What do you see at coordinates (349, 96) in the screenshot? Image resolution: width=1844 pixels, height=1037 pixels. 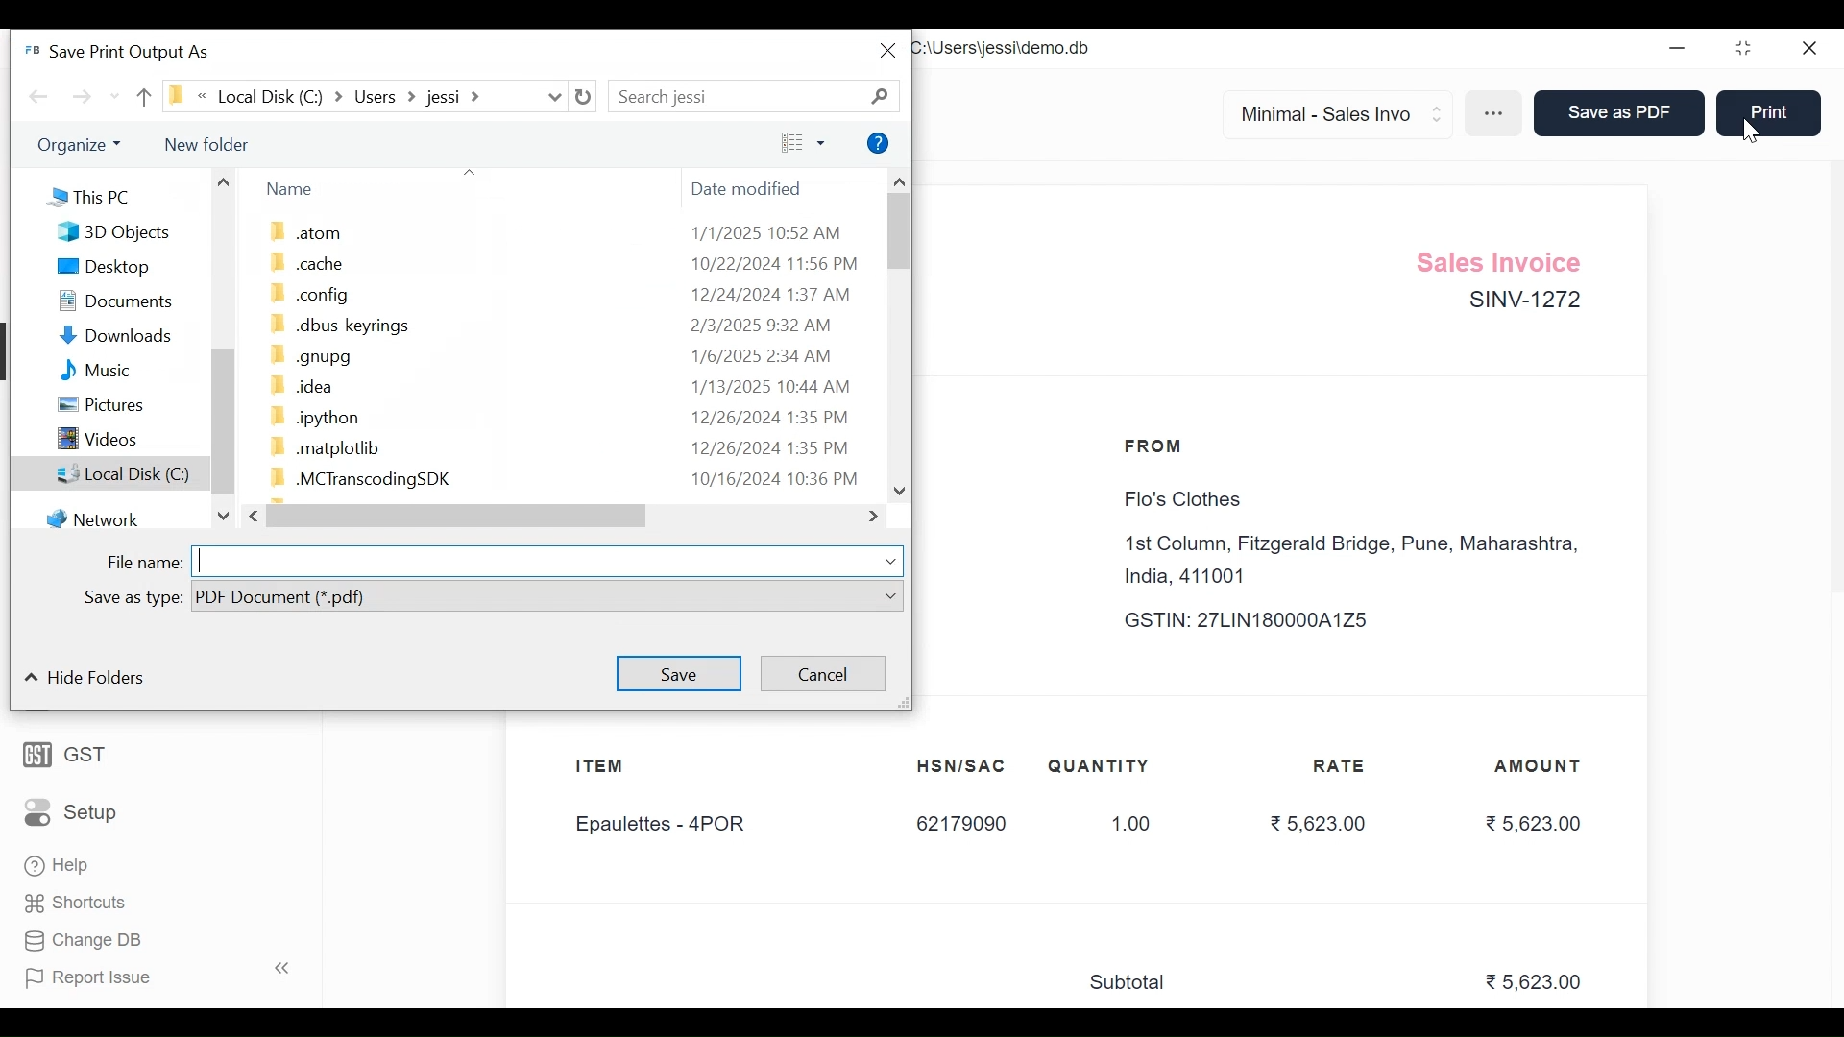 I see `Local Disk (C)) » Users > jessi >` at bounding box center [349, 96].